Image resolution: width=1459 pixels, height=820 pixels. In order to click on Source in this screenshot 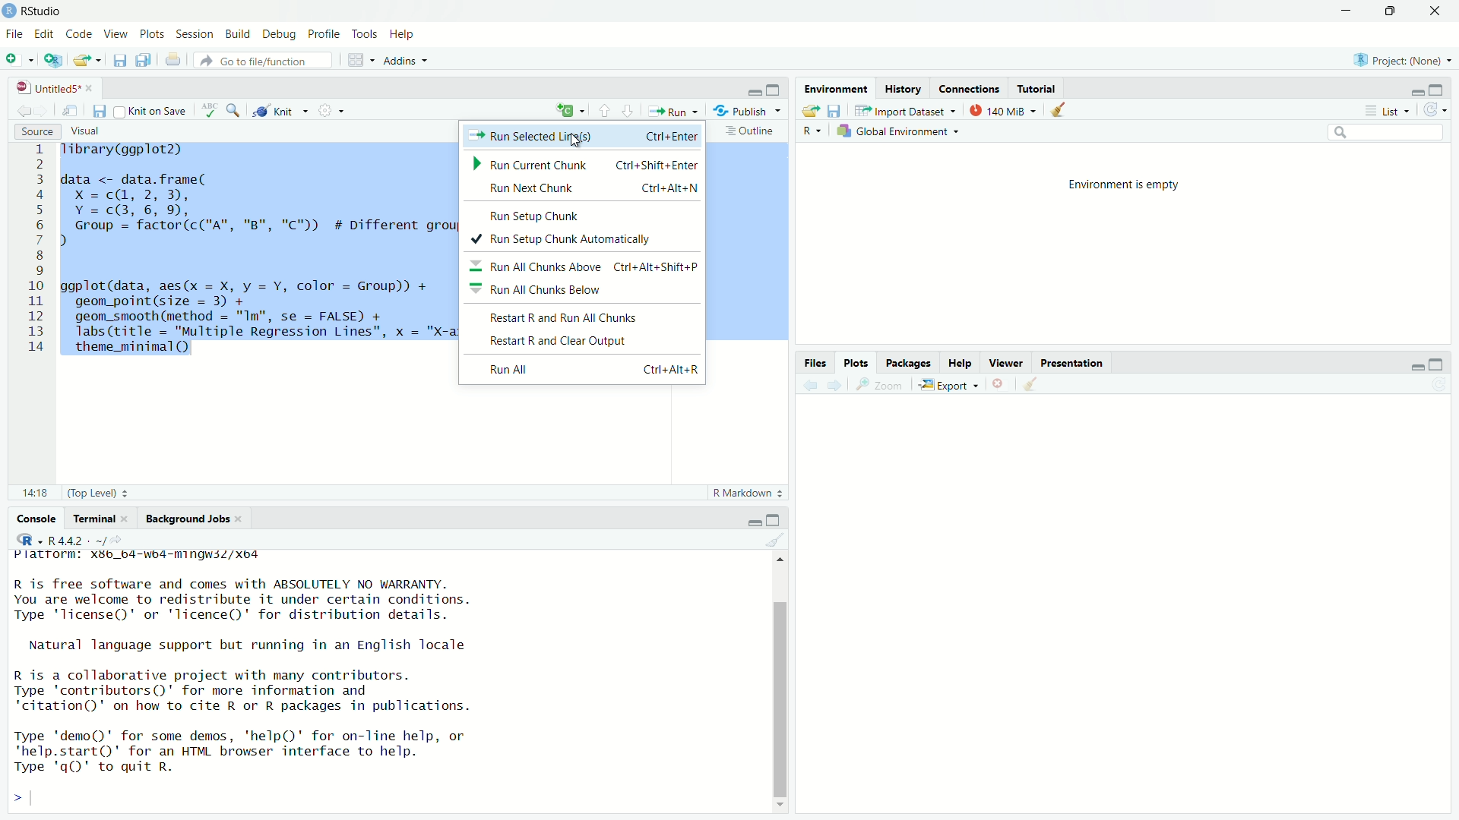, I will do `click(36, 132)`.